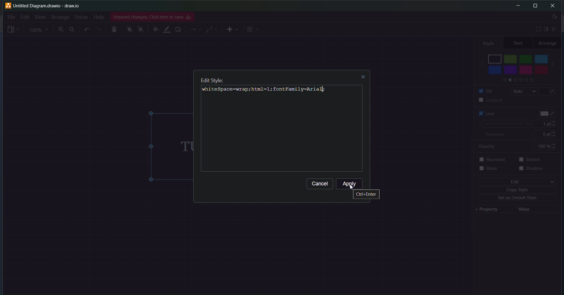  Describe the element at coordinates (479, 62) in the screenshot. I see `back` at that location.